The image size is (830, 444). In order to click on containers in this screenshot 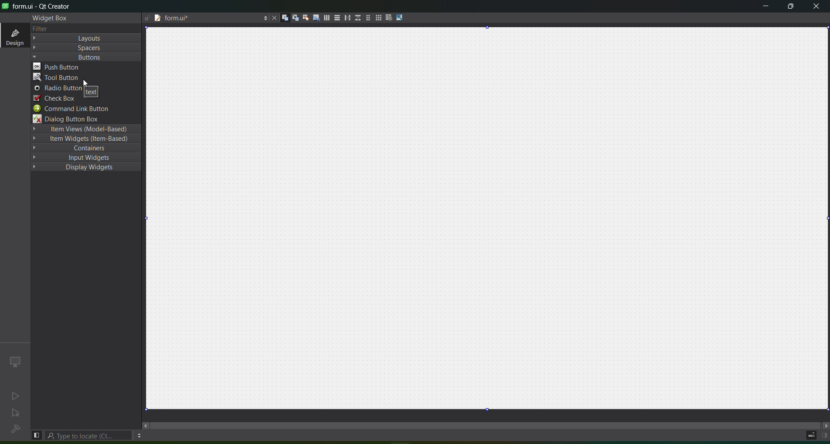, I will do `click(86, 149)`.